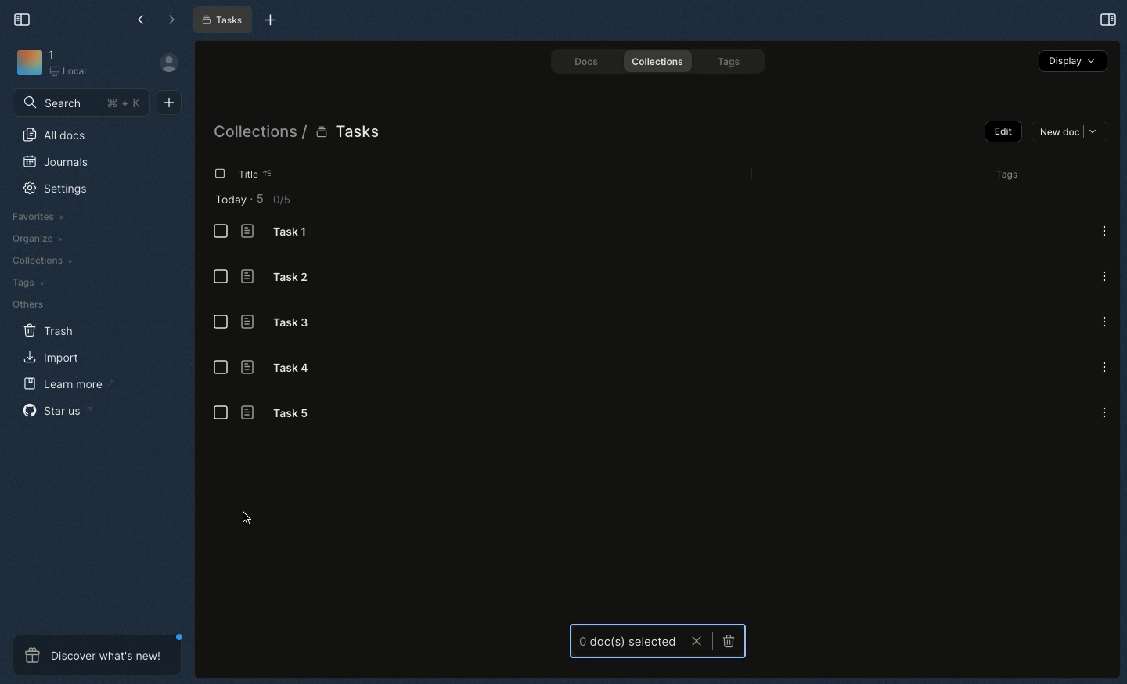 The image size is (1127, 684). Describe the element at coordinates (660, 62) in the screenshot. I see `Collections` at that location.